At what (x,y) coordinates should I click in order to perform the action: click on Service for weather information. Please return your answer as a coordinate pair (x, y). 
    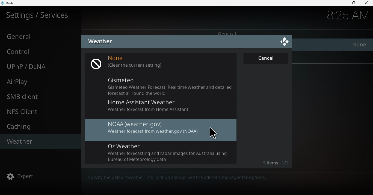
    Looking at the image, I should click on (336, 44).